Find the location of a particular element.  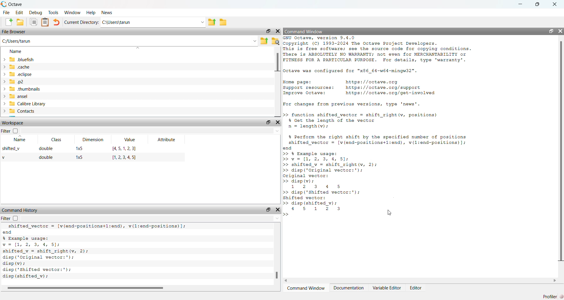

detail of octave configuration is located at coordinates (358, 71).